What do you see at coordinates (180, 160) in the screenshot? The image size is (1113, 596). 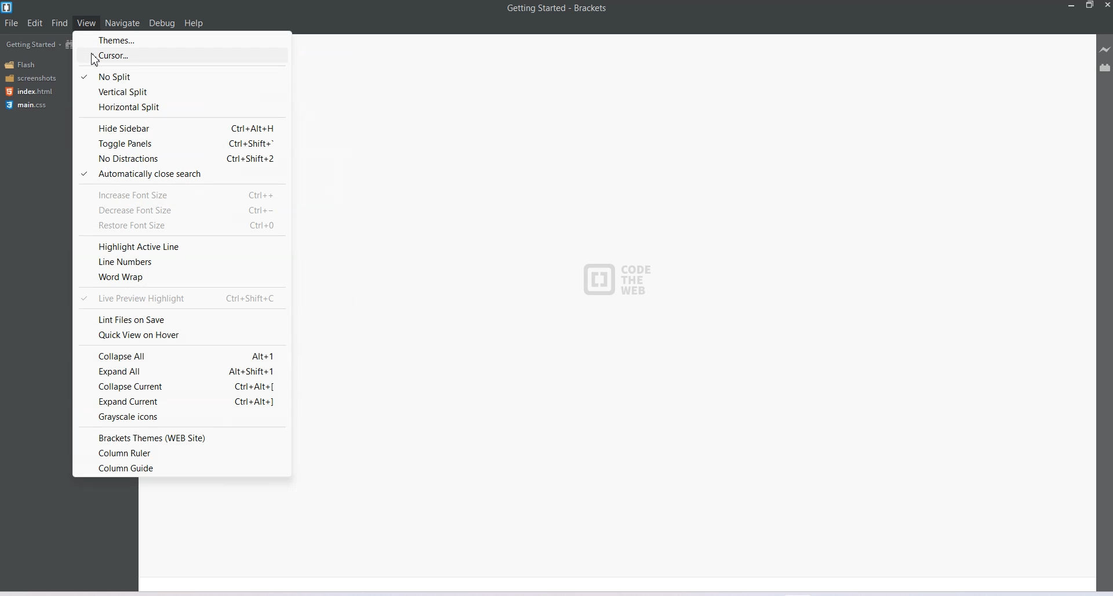 I see `No distractions` at bounding box center [180, 160].